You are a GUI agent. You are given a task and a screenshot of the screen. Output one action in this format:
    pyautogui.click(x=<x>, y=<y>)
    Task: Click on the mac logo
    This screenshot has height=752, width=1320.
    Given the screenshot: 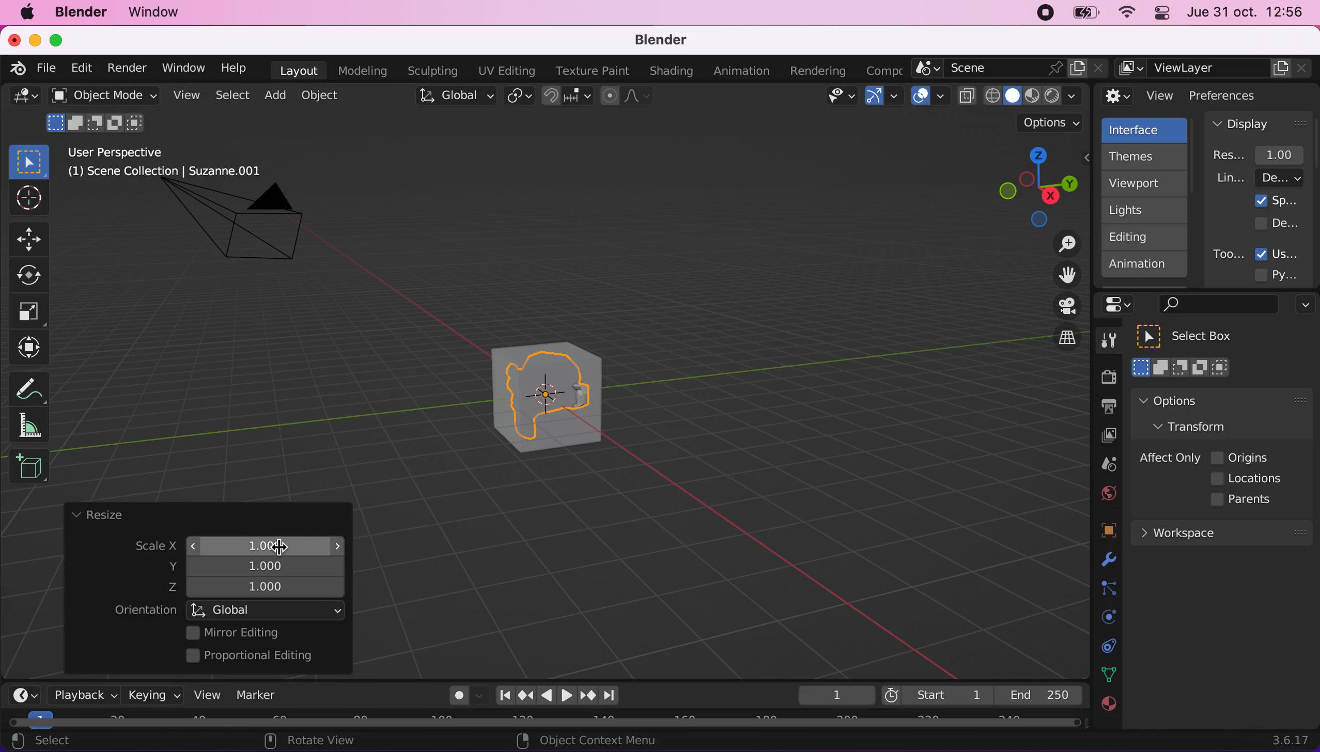 What is the action you would take?
    pyautogui.click(x=26, y=13)
    